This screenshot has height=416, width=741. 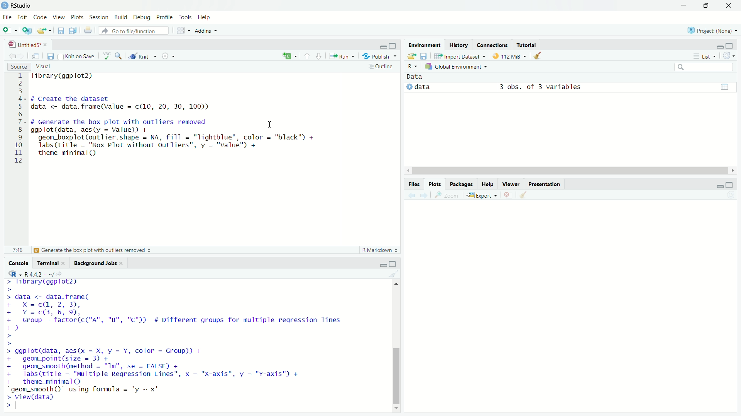 I want to click on Tibrary(ggplot2)

# Create the dataset

data <- data.frame(value = c(10, 20, 30, 100))

# Generate the box plot with outliers removed ii

ggplot(data, aes(y = Valued) +
geom_boxplot(outlier.shape = NA, fill = "lightblue", color = "black") +
labs (title = "Box Plot without outliers", y = "value") +
theme_minimal), so click(x=185, y=123).